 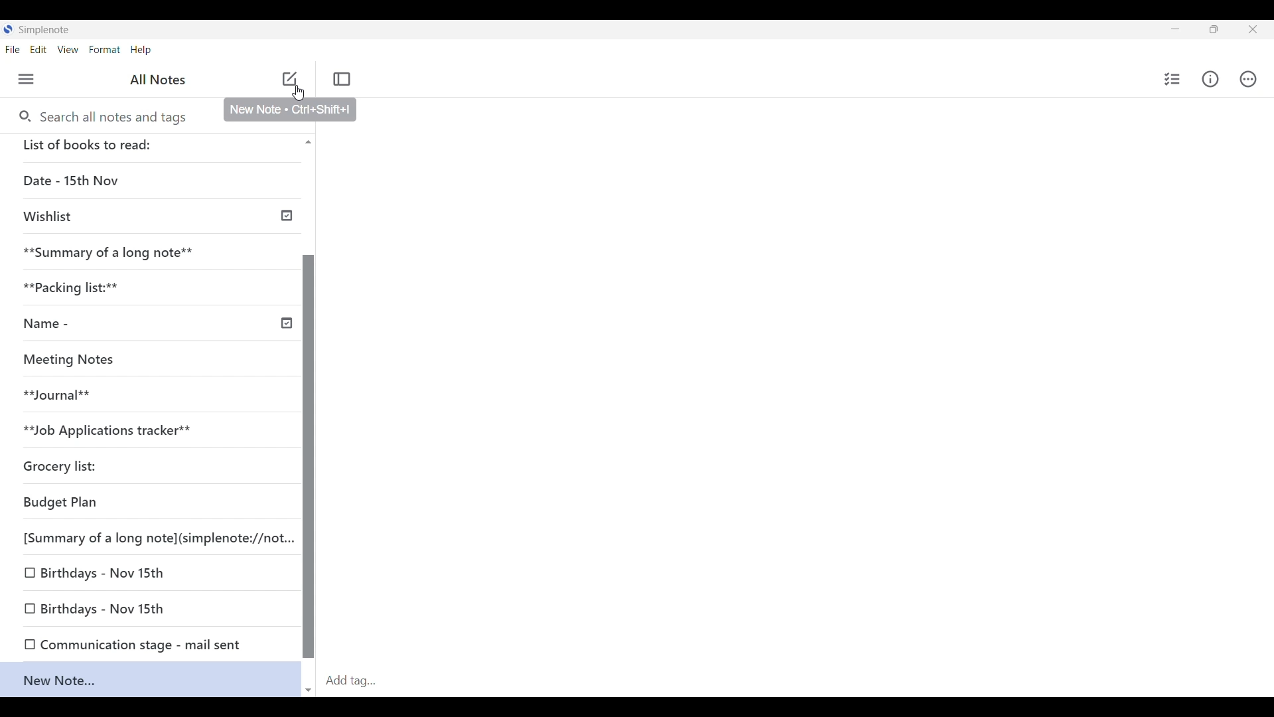 What do you see at coordinates (105, 49) in the screenshot?
I see `Format` at bounding box center [105, 49].